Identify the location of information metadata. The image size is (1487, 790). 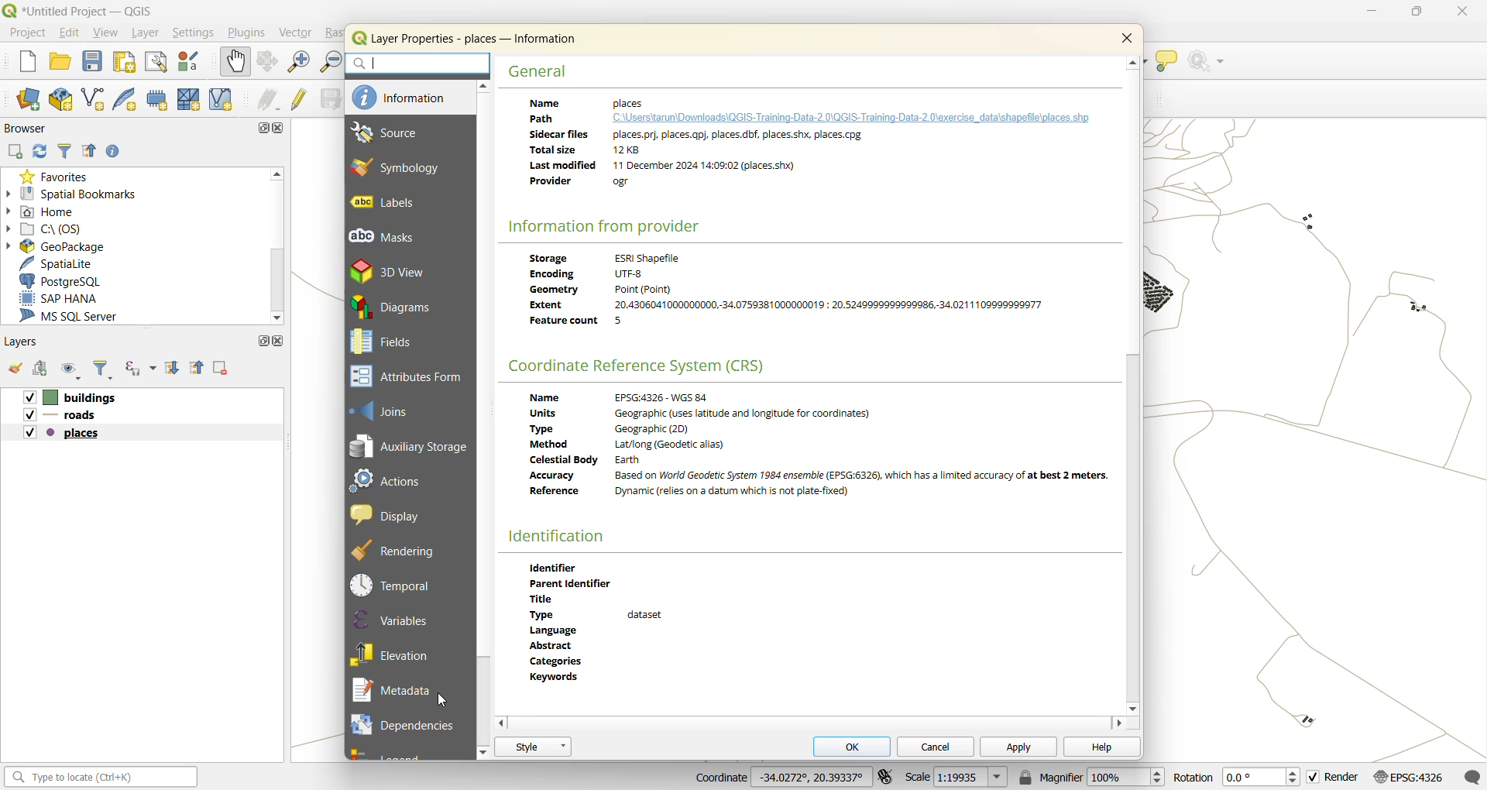
(793, 294).